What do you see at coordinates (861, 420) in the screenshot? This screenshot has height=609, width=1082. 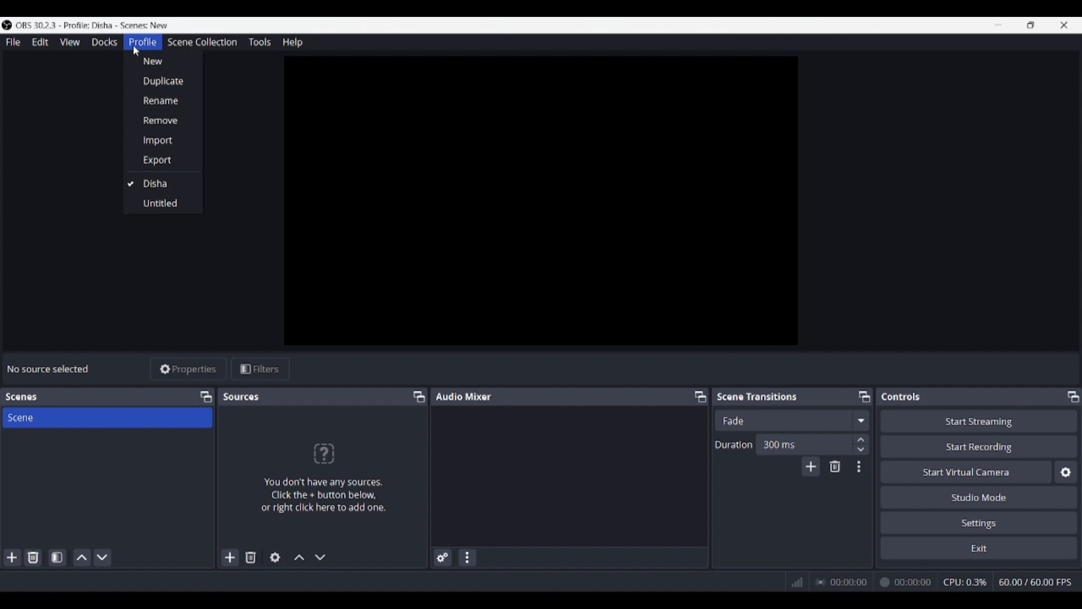 I see `Fade options` at bounding box center [861, 420].